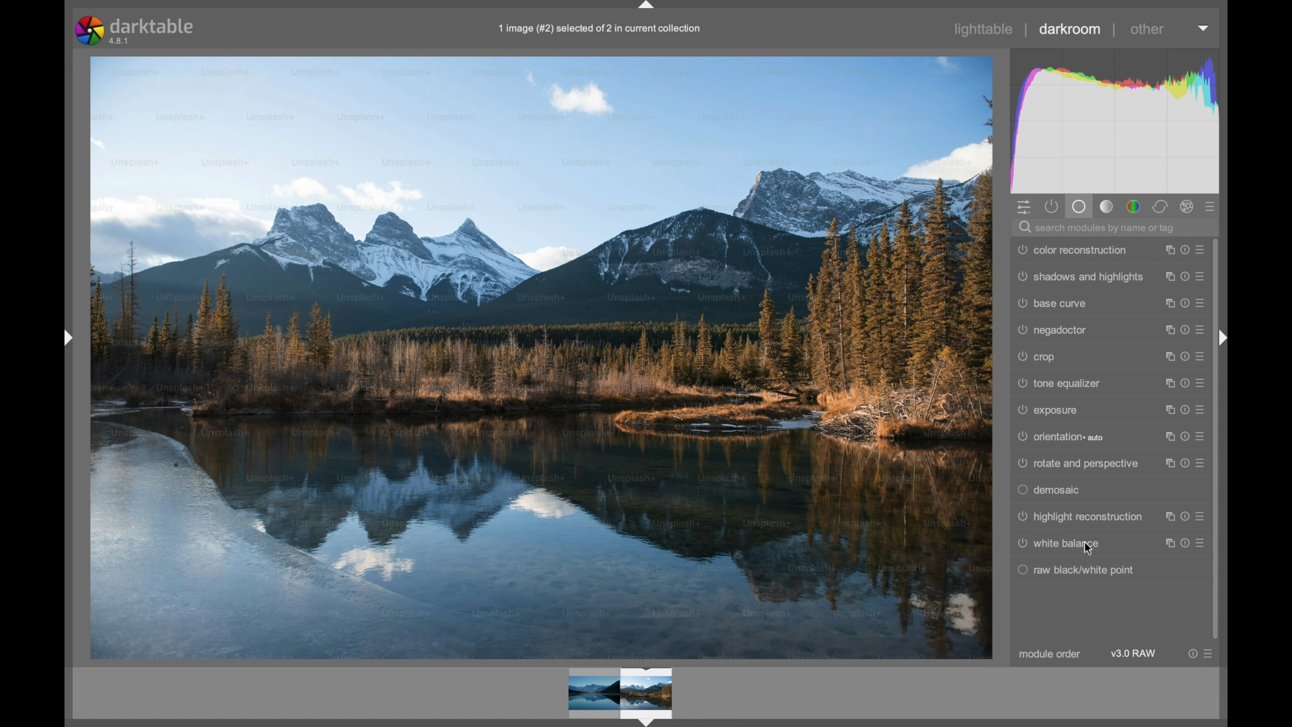 The image size is (1292, 727). I want to click on base curve, so click(1051, 304).